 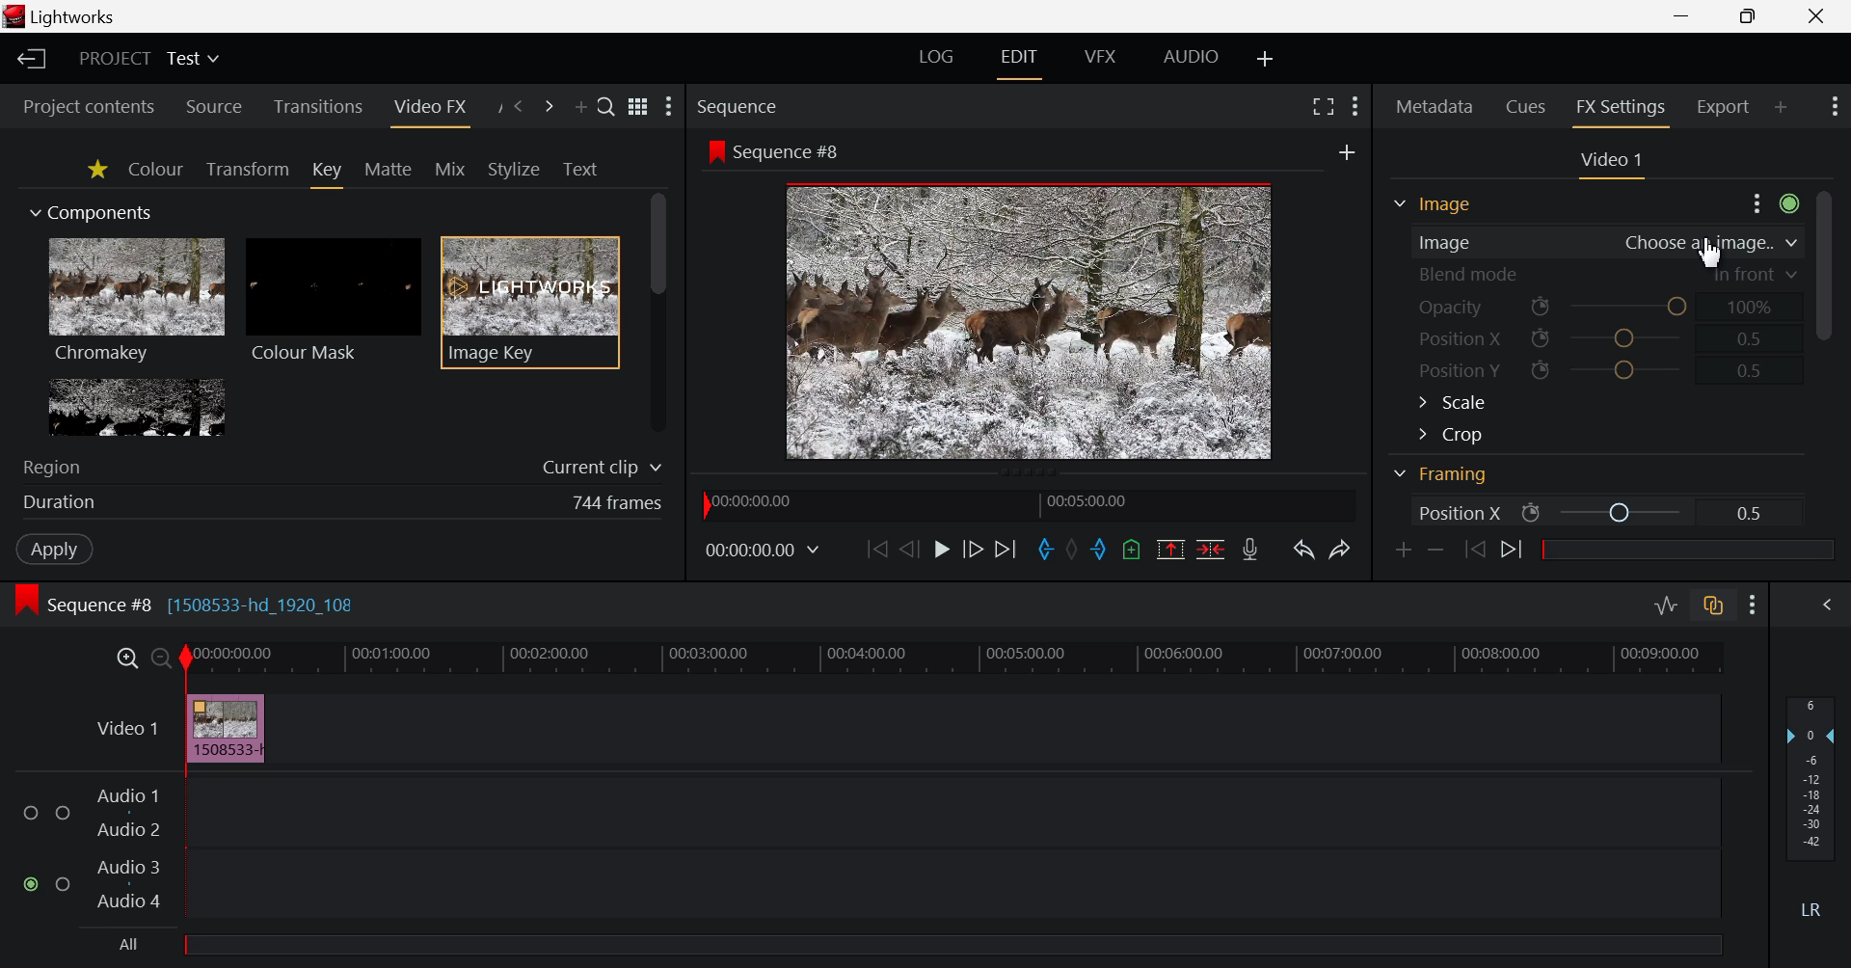 What do you see at coordinates (1753, 515) in the screenshot?
I see `0.5` at bounding box center [1753, 515].